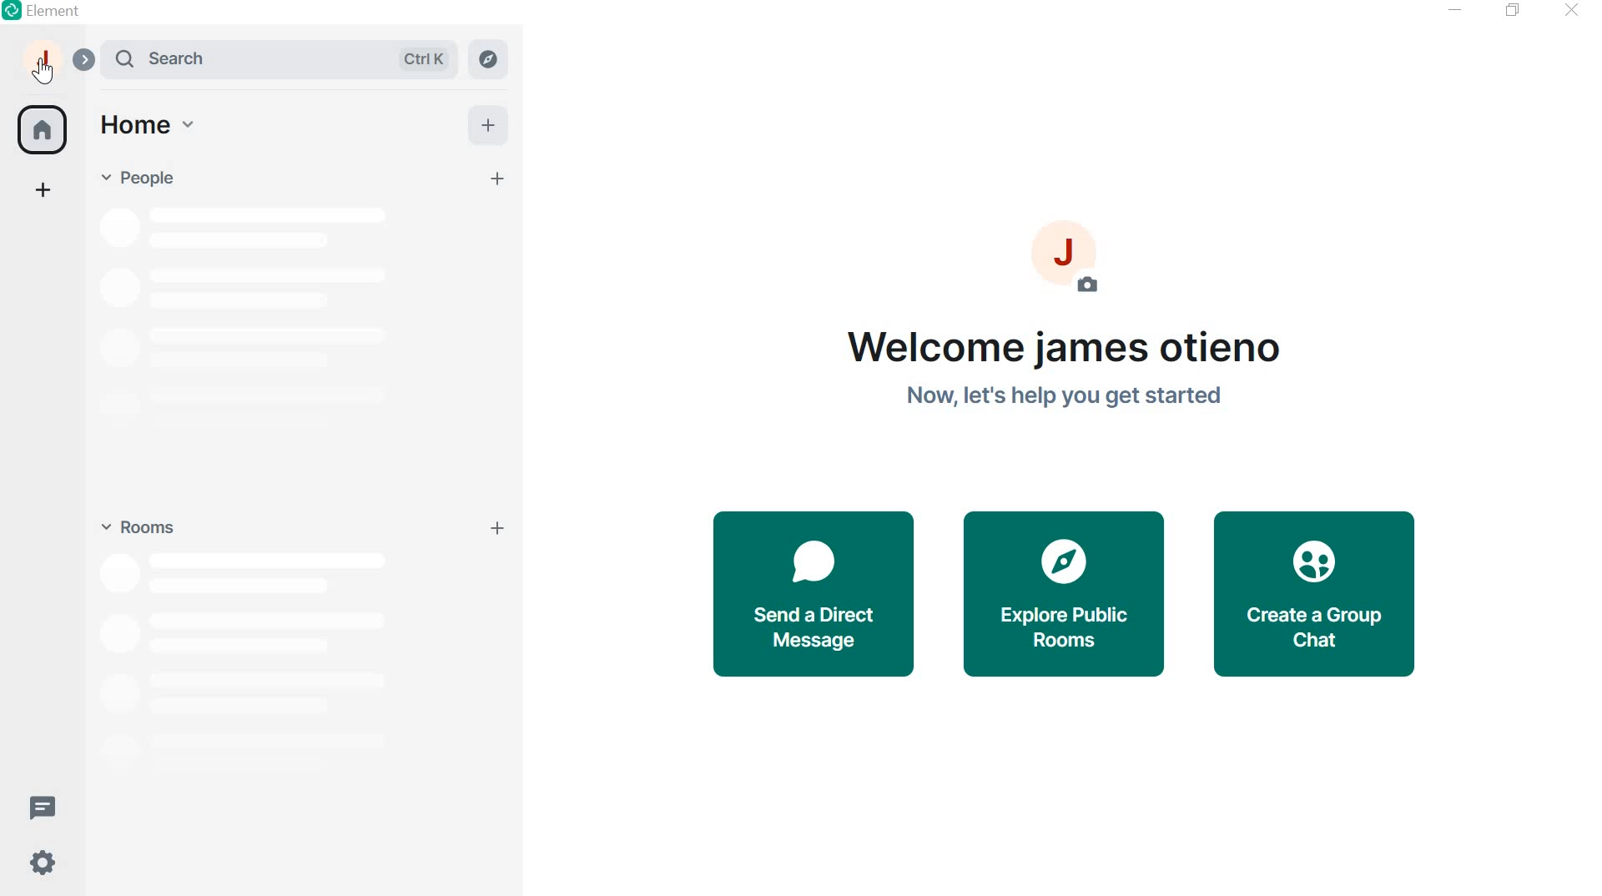 This screenshot has height=896, width=1602. Describe the element at coordinates (812, 592) in the screenshot. I see `SEND A DIRECT MESSAGE` at that location.